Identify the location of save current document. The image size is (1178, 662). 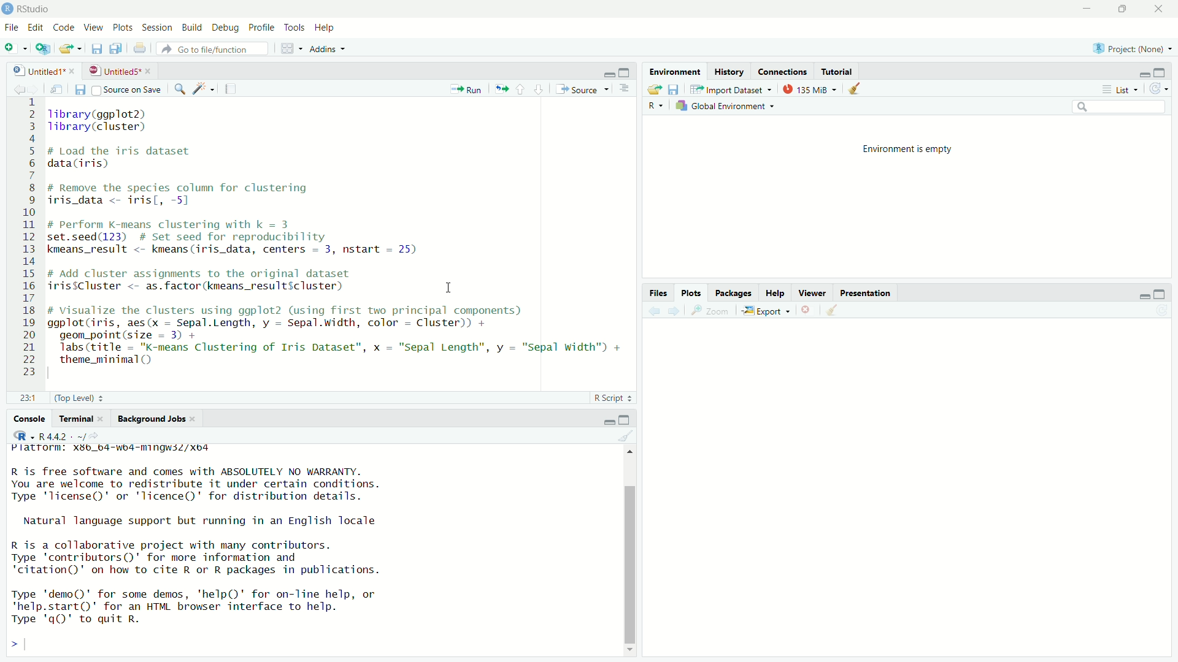
(79, 89).